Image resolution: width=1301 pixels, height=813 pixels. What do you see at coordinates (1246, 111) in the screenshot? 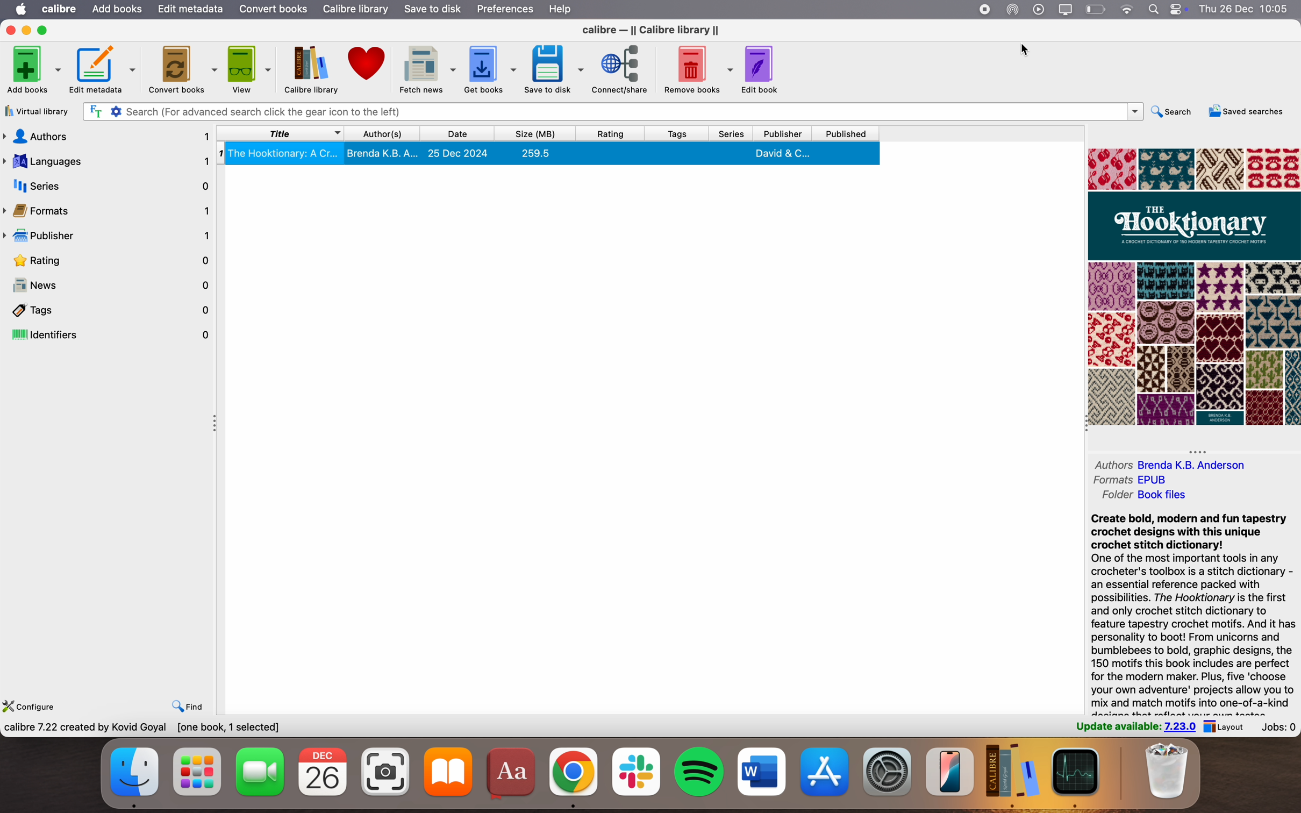
I see `saved searches` at bounding box center [1246, 111].